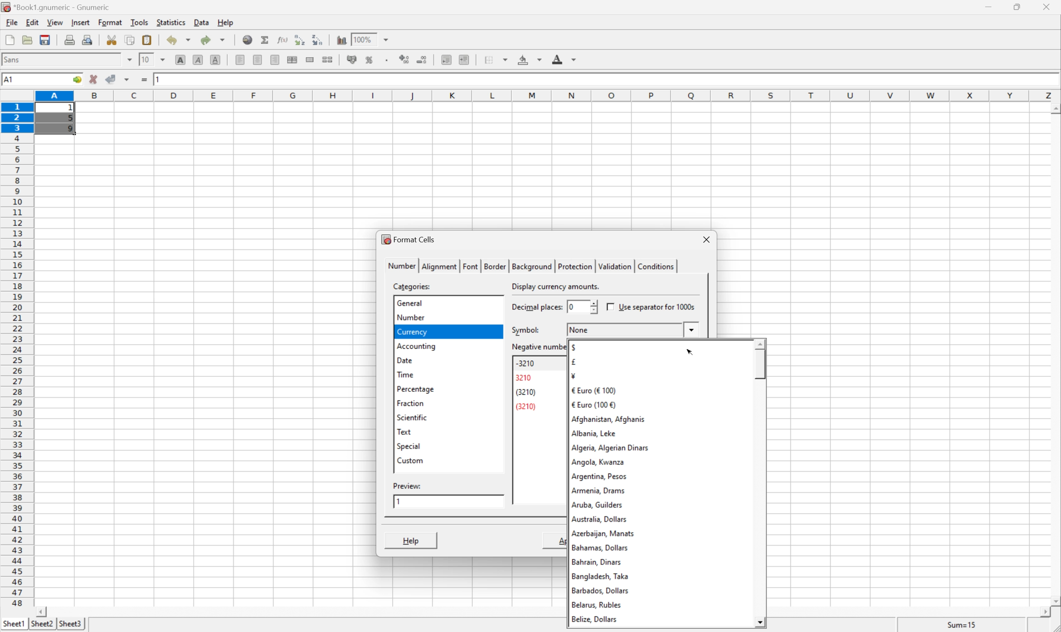 The image size is (1061, 632). I want to click on data, so click(202, 20).